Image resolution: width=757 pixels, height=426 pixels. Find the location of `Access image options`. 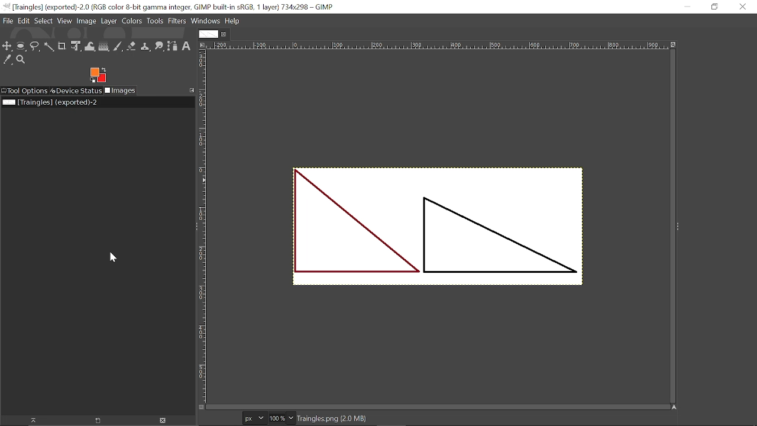

Access image options is located at coordinates (201, 44).